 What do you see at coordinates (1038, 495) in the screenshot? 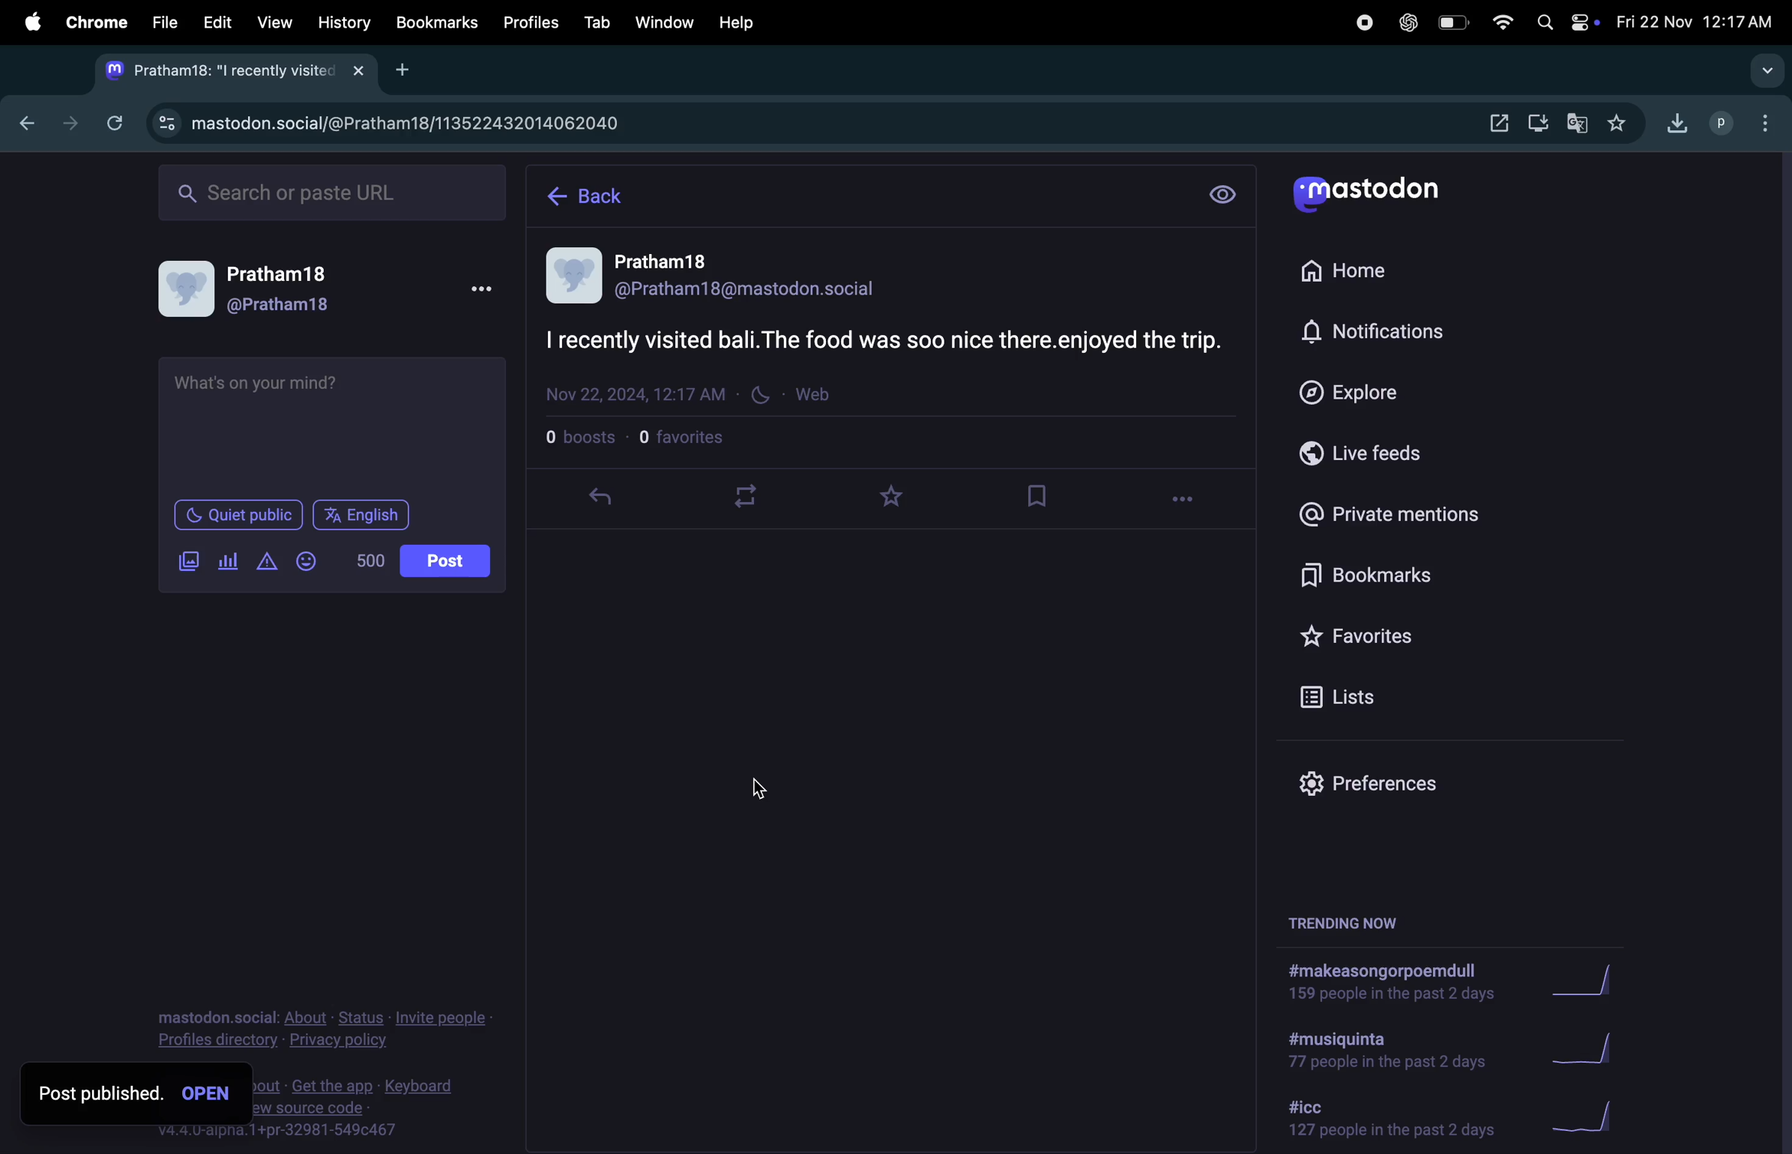
I see `bookmark` at bounding box center [1038, 495].